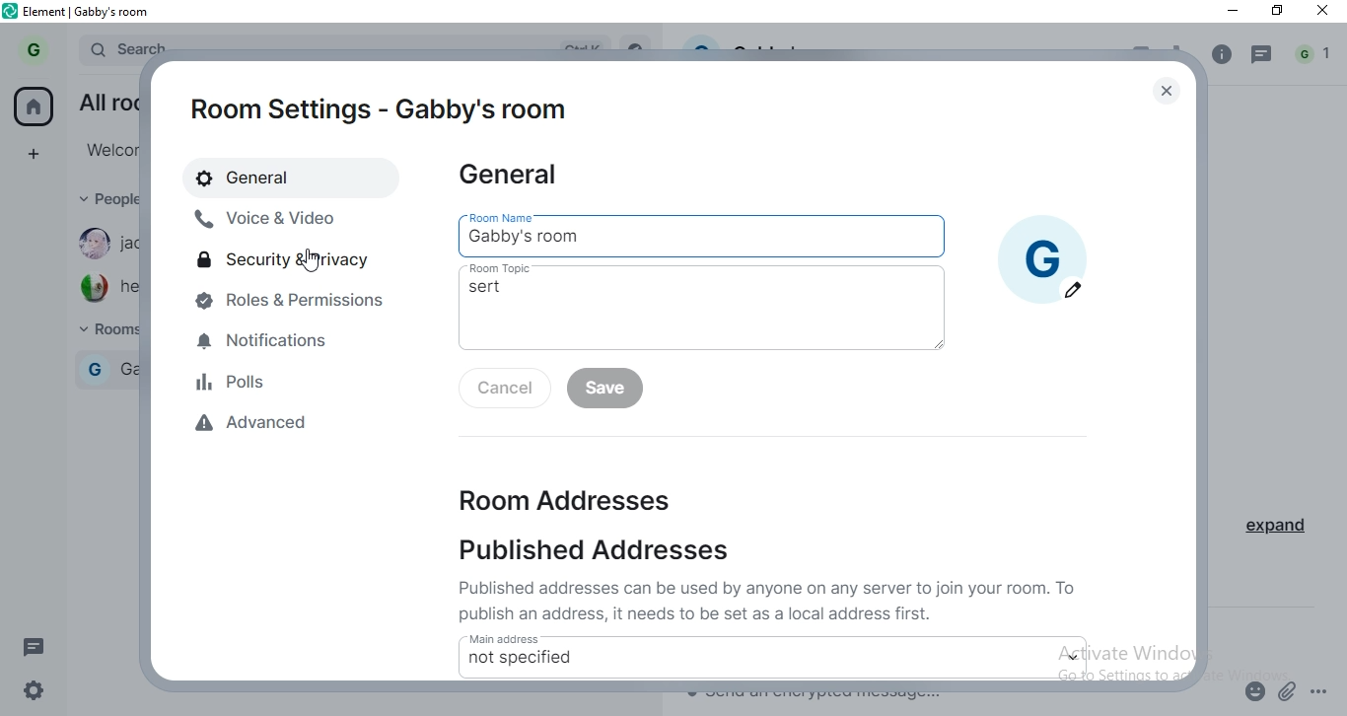  Describe the element at coordinates (378, 110) in the screenshot. I see `room settings - gabby's room` at that location.